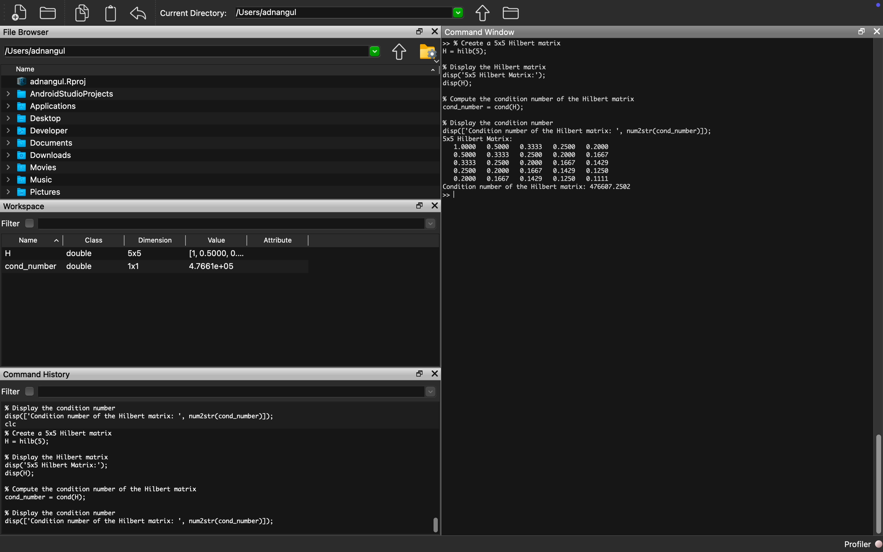 This screenshot has height=552, width=883. What do you see at coordinates (192, 51) in the screenshot?
I see `/Users/adnangul ` at bounding box center [192, 51].